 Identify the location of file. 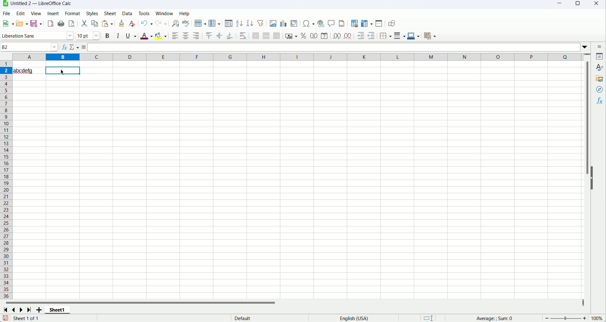
(6, 14).